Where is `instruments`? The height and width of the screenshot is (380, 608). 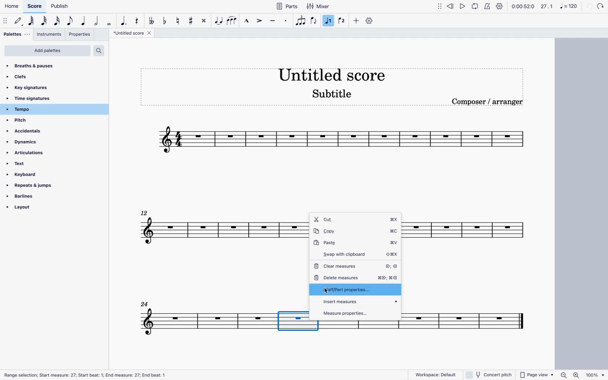 instruments is located at coordinates (50, 35).